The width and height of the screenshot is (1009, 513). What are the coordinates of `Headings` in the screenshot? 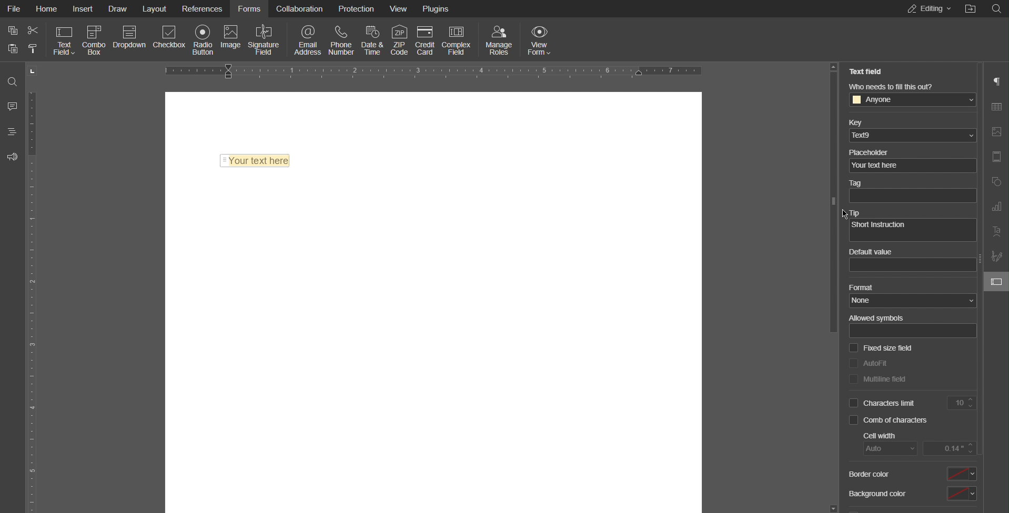 It's located at (13, 131).